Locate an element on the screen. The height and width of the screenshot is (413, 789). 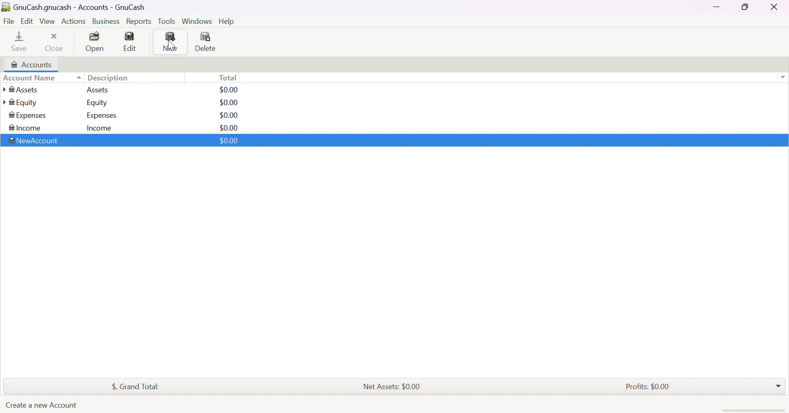
Net Assets: $0.00 is located at coordinates (393, 387).